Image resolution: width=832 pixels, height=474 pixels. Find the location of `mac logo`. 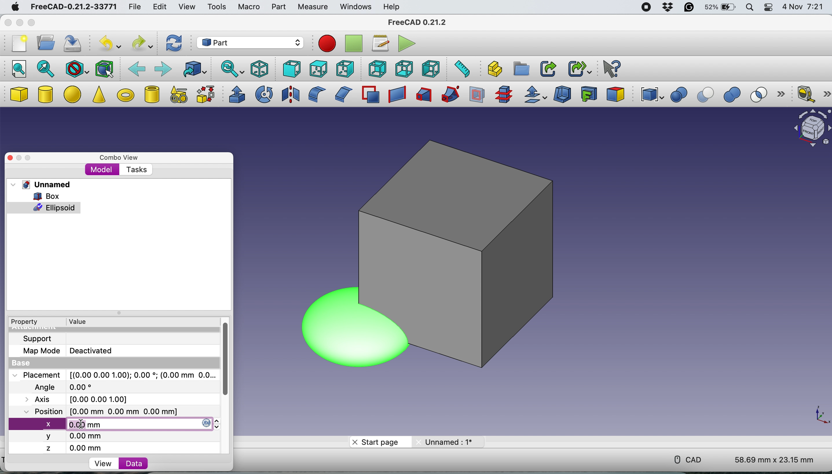

mac logo is located at coordinates (14, 7).